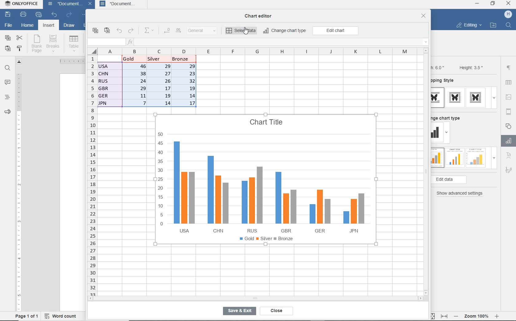 The height and width of the screenshot is (321, 516). What do you see at coordinates (508, 111) in the screenshot?
I see `header & footer` at bounding box center [508, 111].